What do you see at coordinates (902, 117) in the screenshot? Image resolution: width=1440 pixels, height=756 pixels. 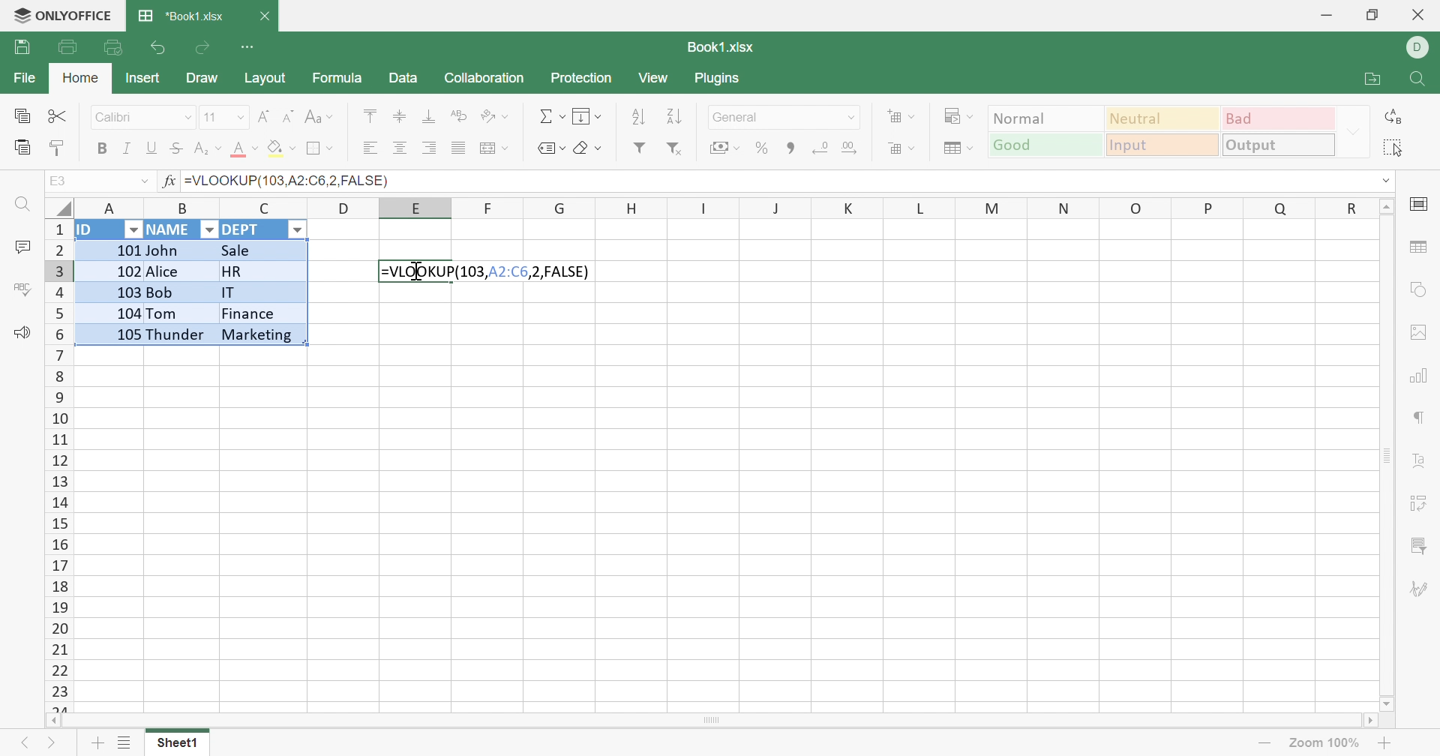 I see `Insert ` at bounding box center [902, 117].